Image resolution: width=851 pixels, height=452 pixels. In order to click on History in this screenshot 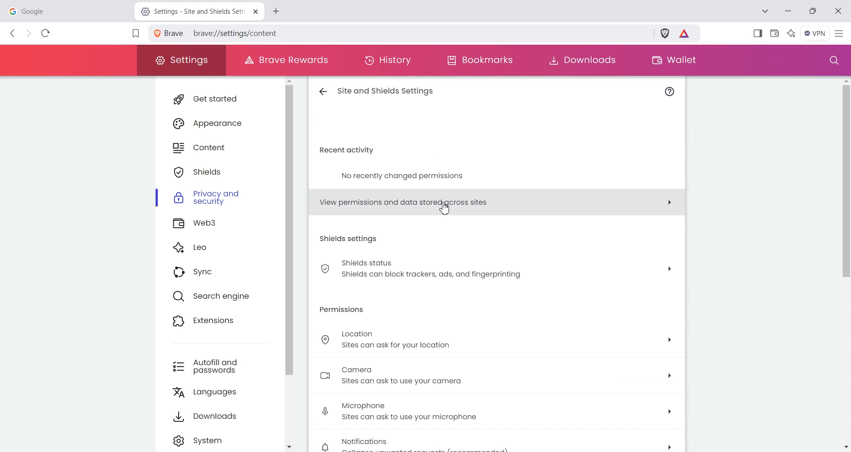, I will do `click(388, 60)`.